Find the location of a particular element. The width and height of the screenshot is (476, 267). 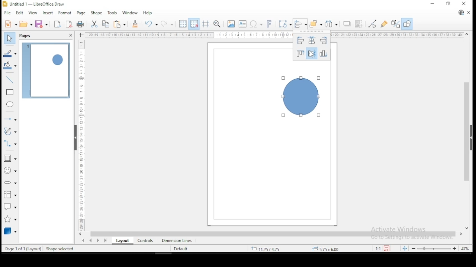

save is located at coordinates (387, 248).